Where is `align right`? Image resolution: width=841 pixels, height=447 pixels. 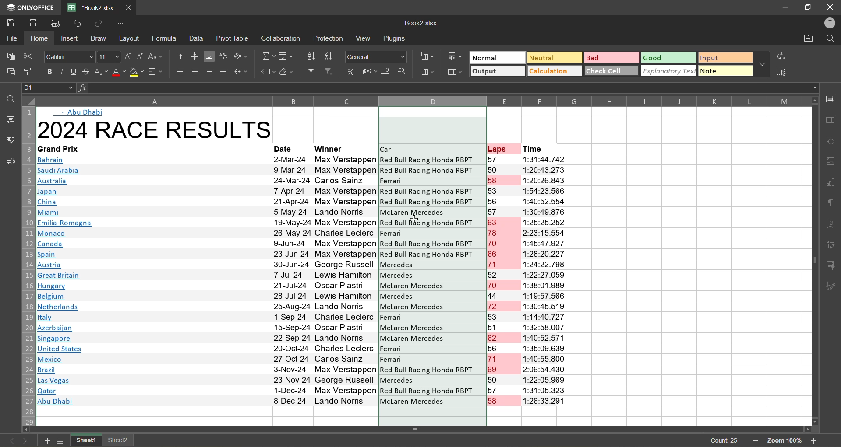 align right is located at coordinates (208, 72).